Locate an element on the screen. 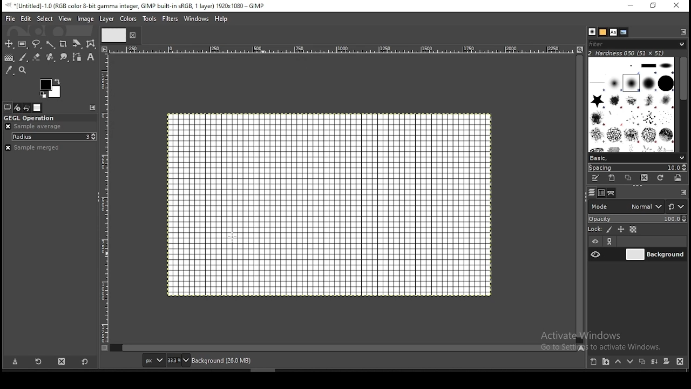 The height and width of the screenshot is (389, 691). patterns is located at coordinates (603, 32).